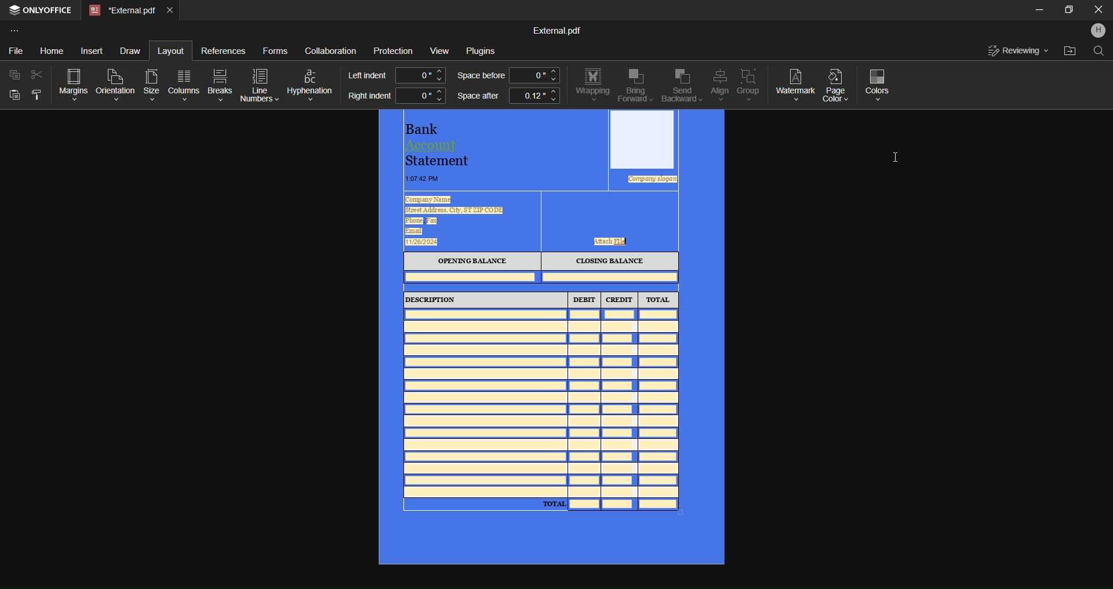 This screenshot has height=589, width=1113. Describe the element at coordinates (1096, 32) in the screenshot. I see `Profile` at that location.